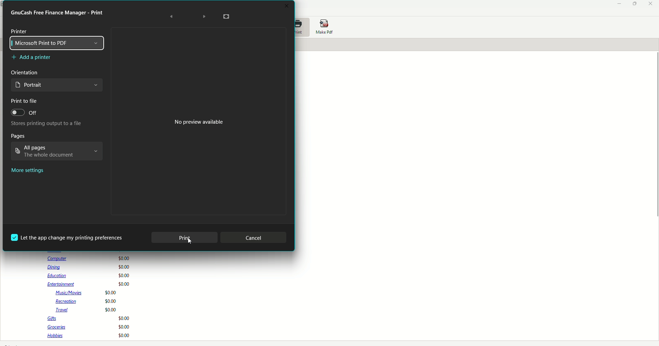  I want to click on Off, so click(24, 113).